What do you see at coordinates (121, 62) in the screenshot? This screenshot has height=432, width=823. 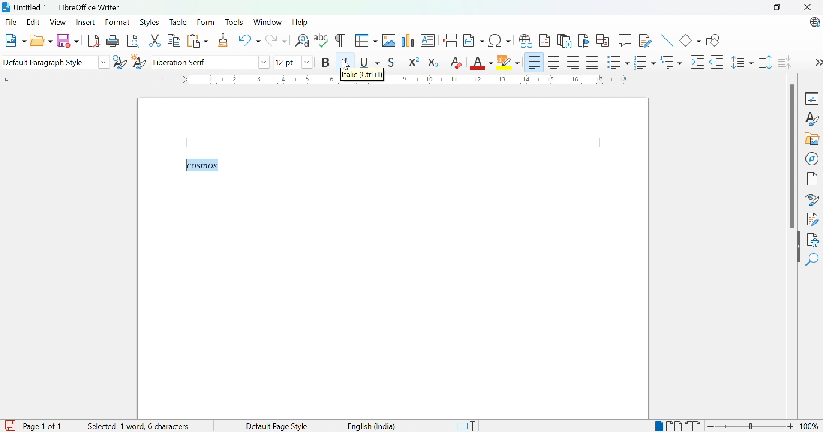 I see `Update selected style` at bounding box center [121, 62].